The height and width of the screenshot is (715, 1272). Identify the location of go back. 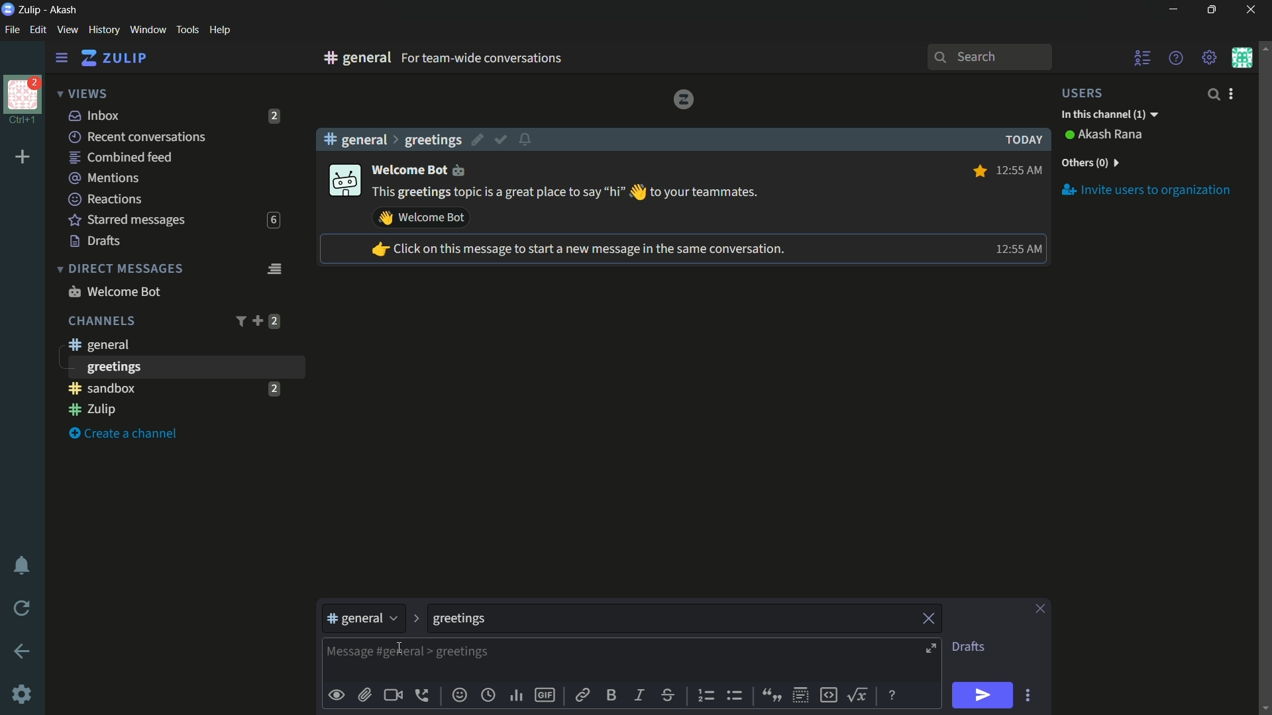
(23, 652).